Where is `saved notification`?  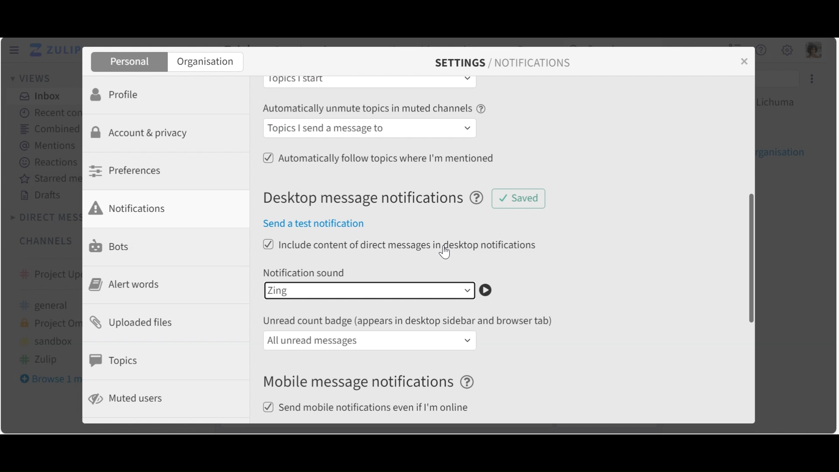
saved notification is located at coordinates (517, 198).